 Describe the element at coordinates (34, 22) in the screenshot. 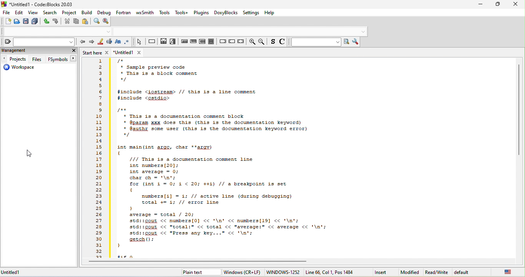

I see `save everything` at that location.